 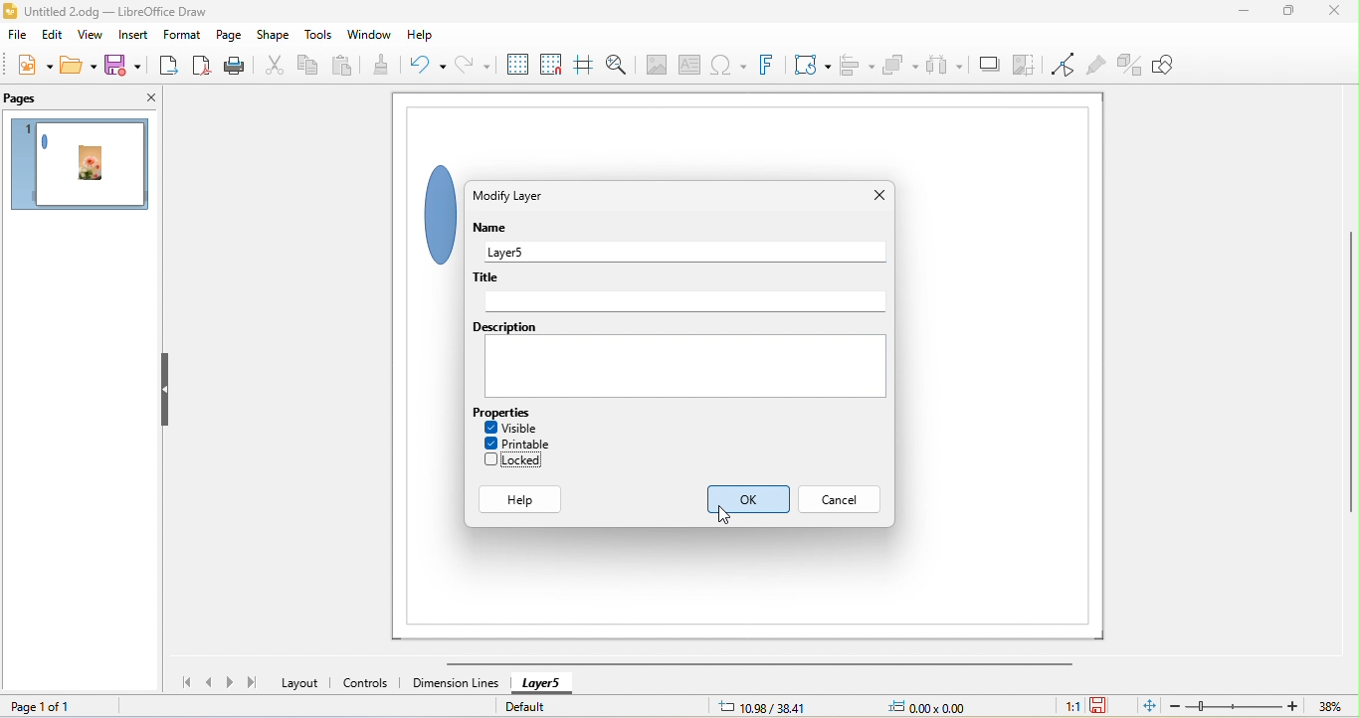 What do you see at coordinates (898, 64) in the screenshot?
I see `arrange` at bounding box center [898, 64].